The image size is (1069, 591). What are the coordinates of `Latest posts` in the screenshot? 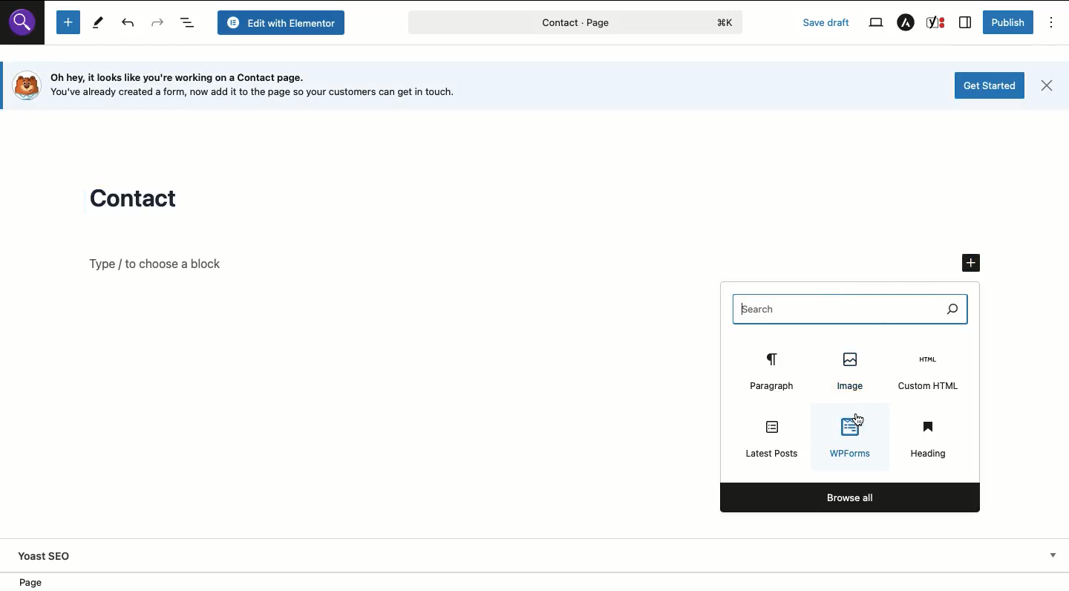 It's located at (768, 437).